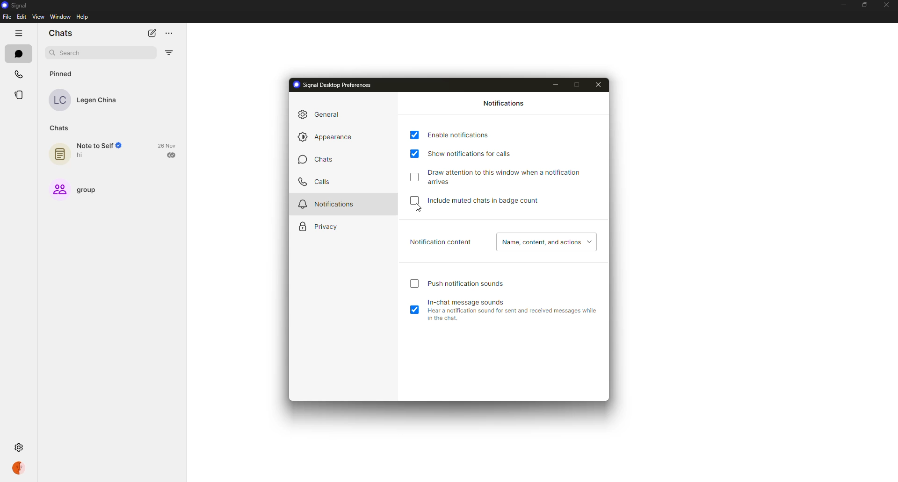 This screenshot has width=898, height=482. What do you see at coordinates (477, 153) in the screenshot?
I see `show notifications for calls` at bounding box center [477, 153].